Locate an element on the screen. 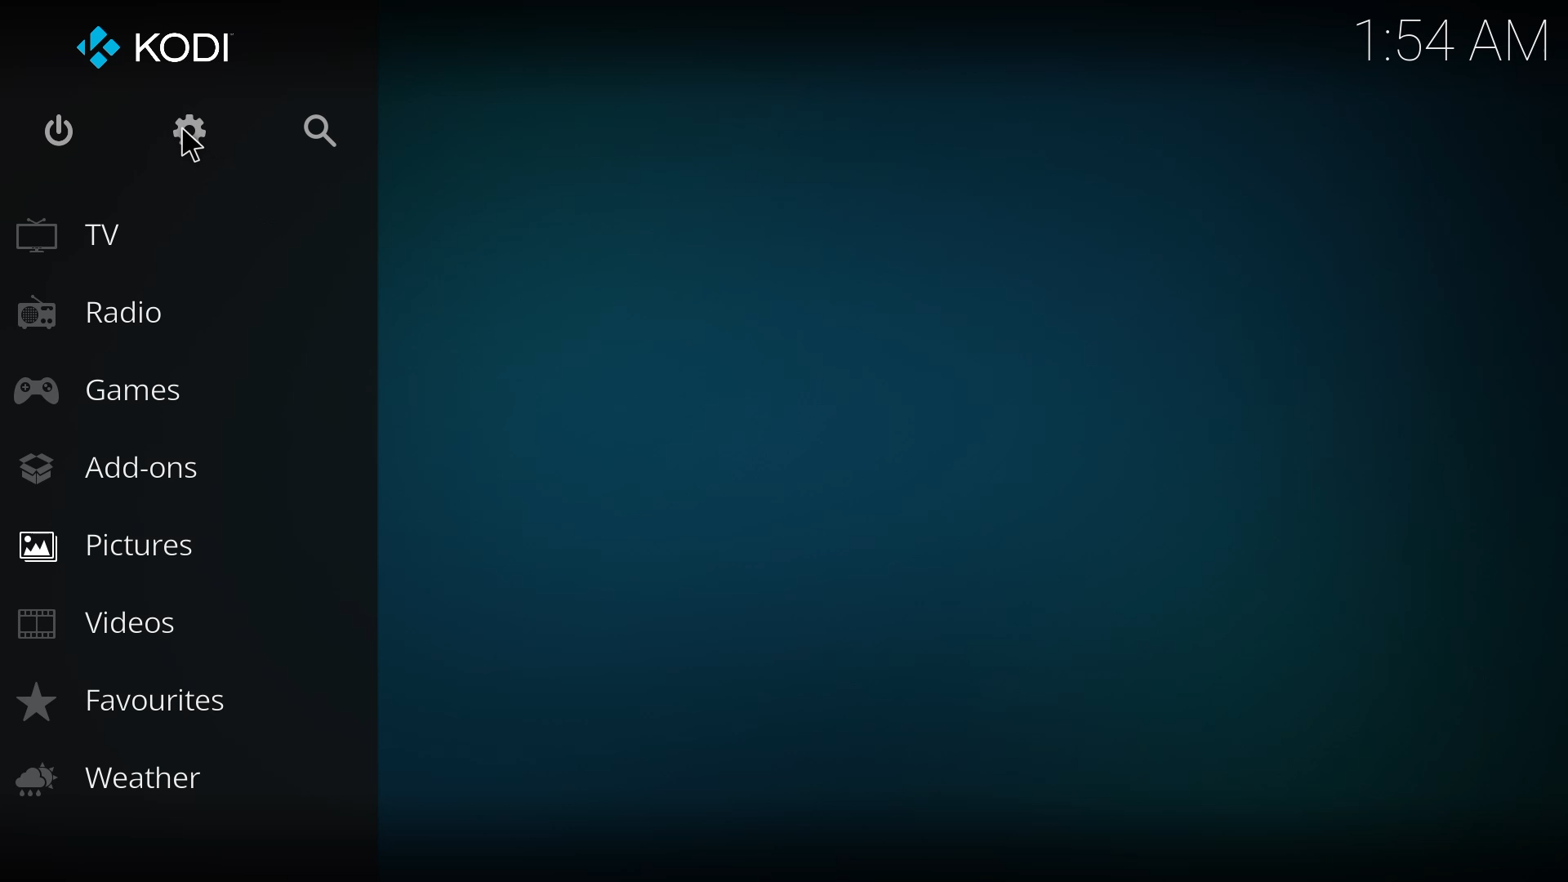  settings is located at coordinates (193, 129).